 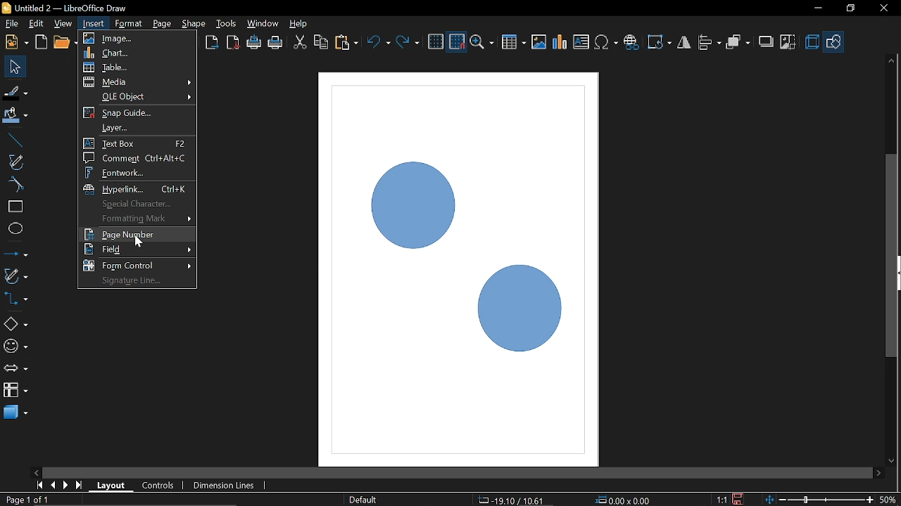 What do you see at coordinates (138, 114) in the screenshot?
I see `Snap grid` at bounding box center [138, 114].